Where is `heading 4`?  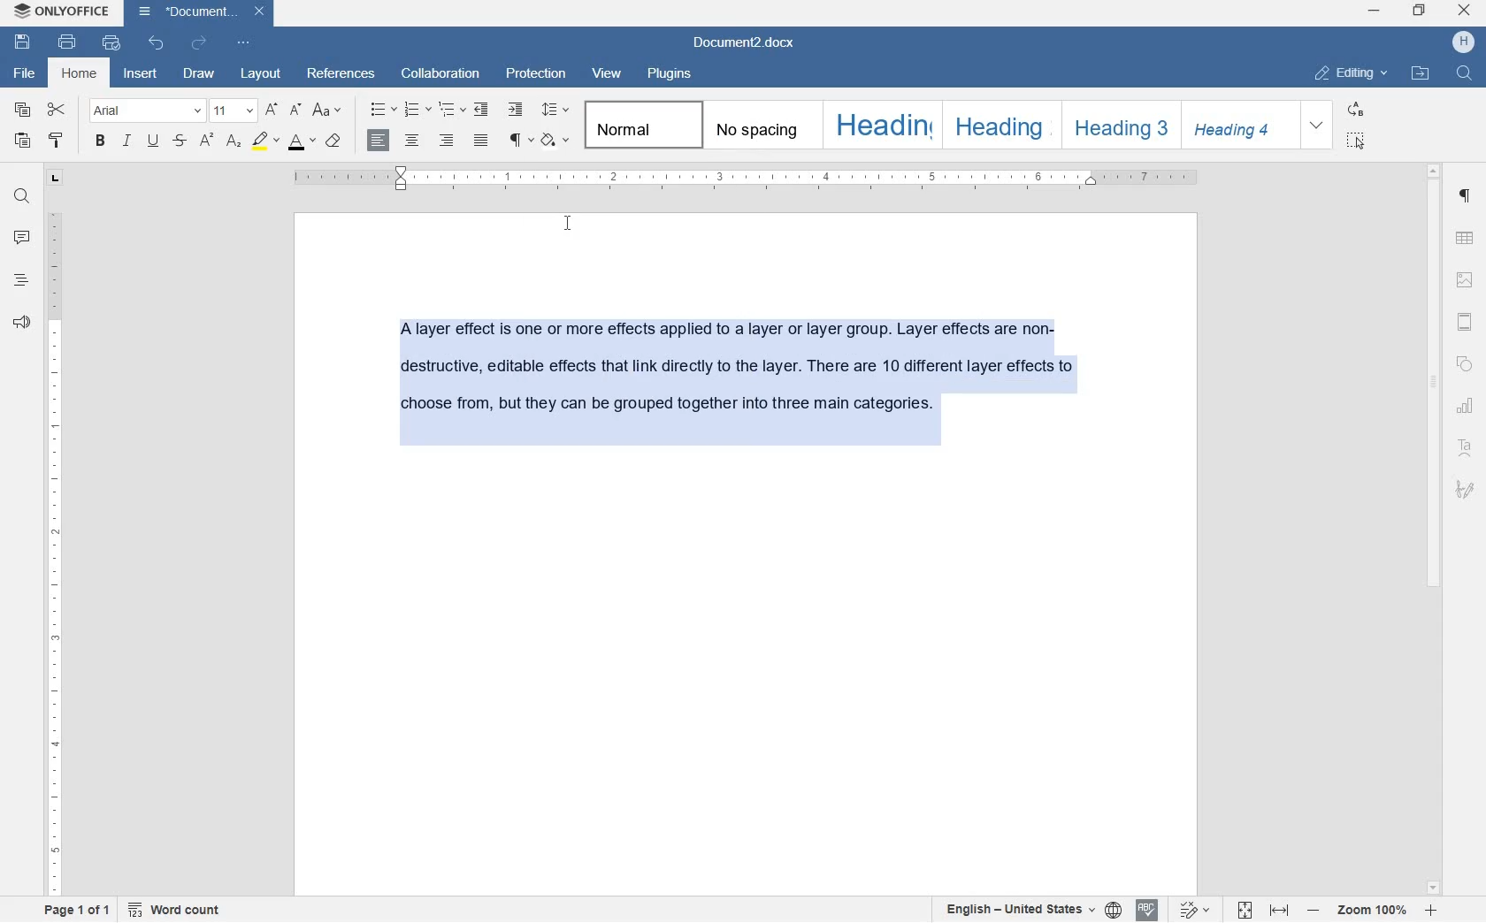
heading 4 is located at coordinates (1240, 126).